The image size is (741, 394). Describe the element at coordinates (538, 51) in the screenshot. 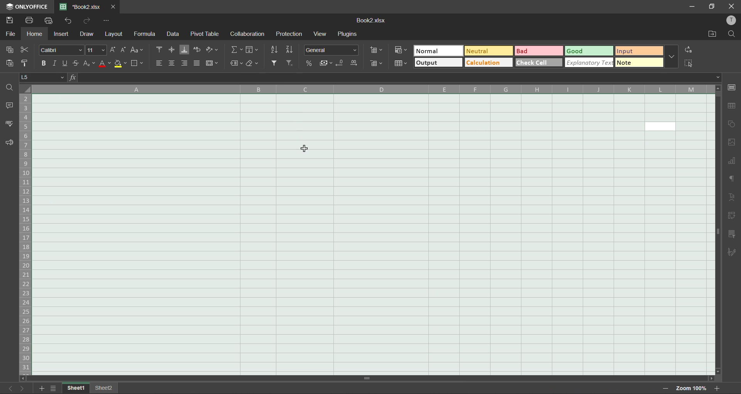

I see `bad` at that location.